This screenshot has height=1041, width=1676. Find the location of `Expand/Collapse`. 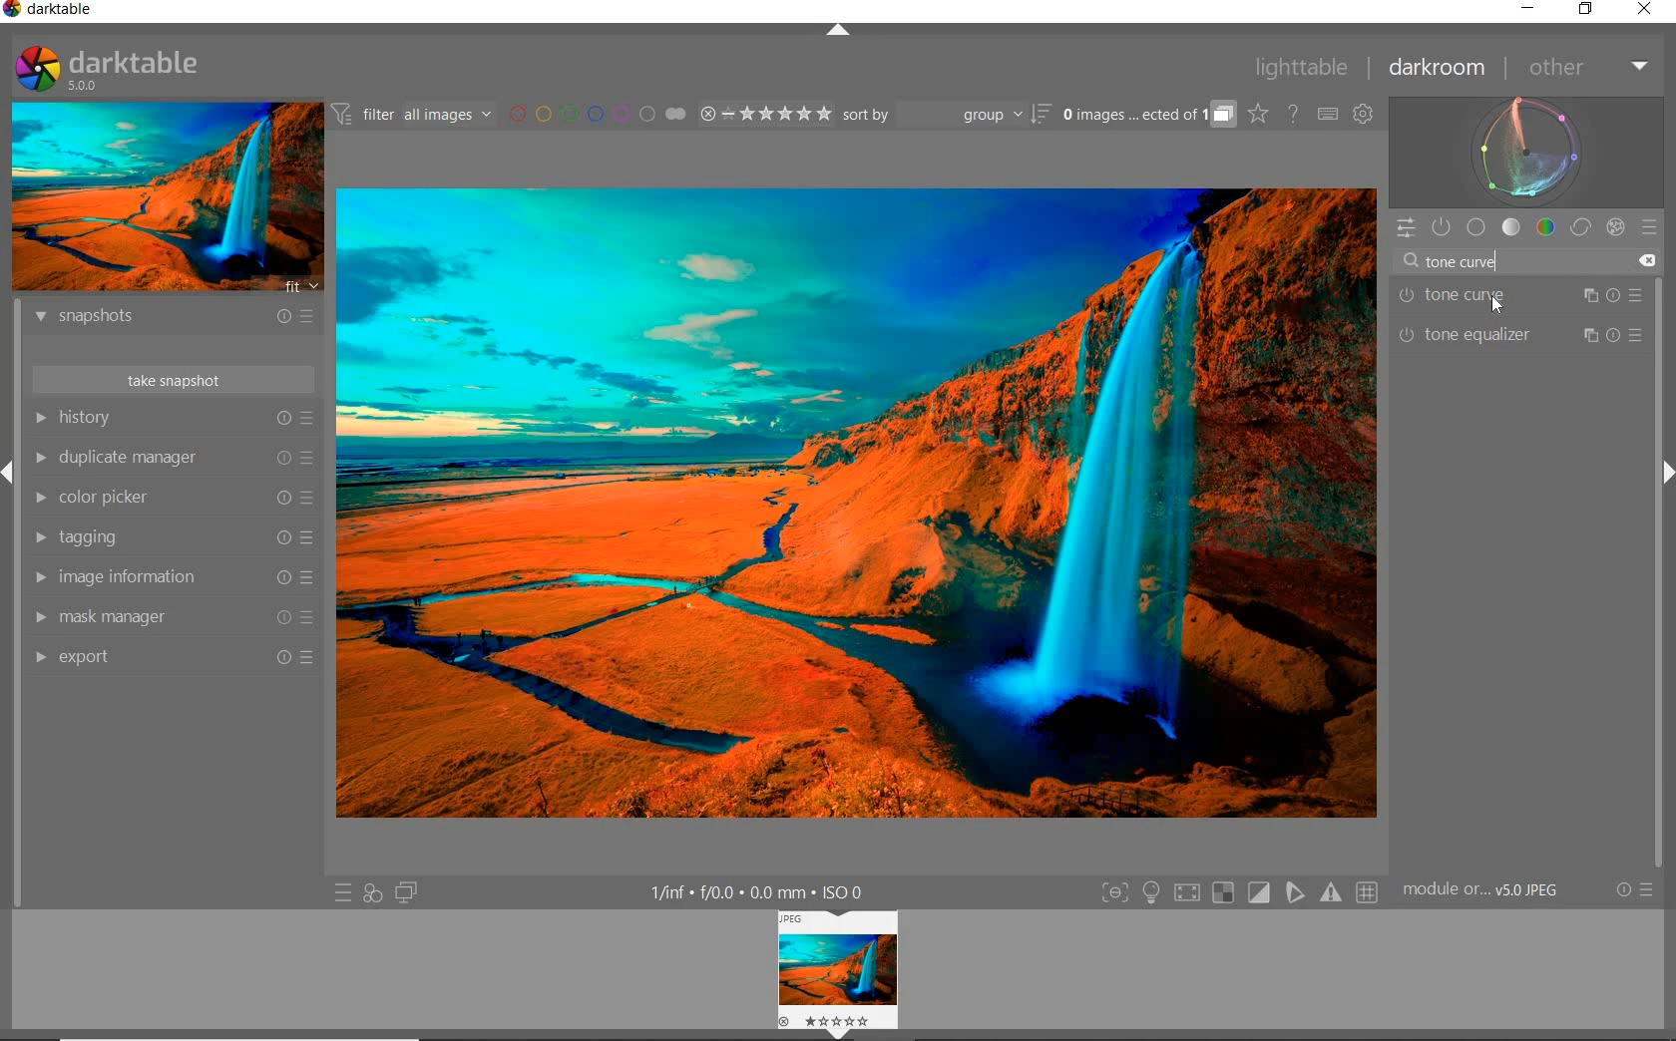

Expand/Collapse is located at coordinates (1665, 475).